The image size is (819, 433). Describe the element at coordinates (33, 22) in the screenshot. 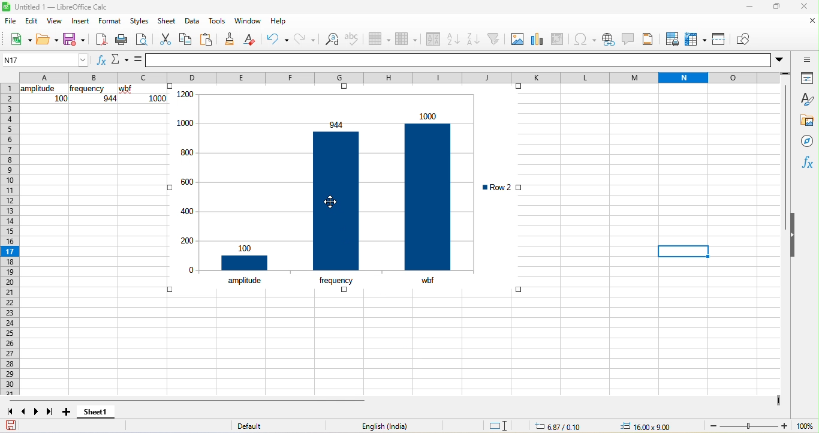

I see `edit` at that location.